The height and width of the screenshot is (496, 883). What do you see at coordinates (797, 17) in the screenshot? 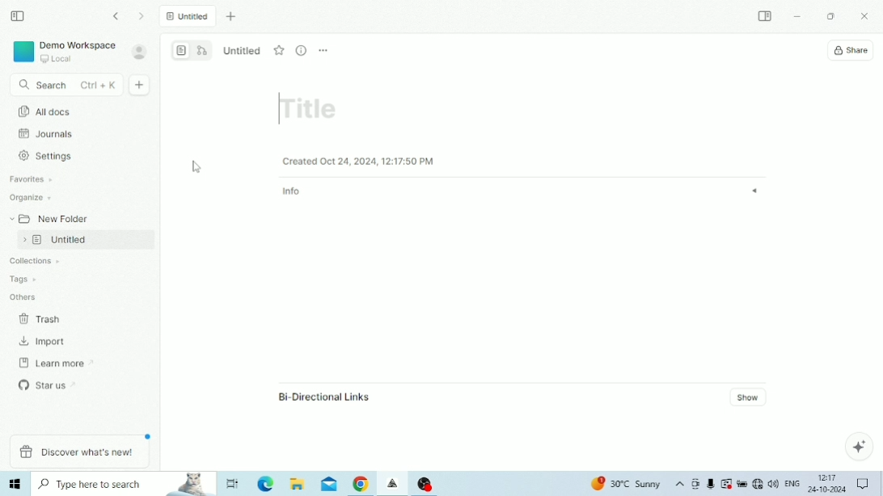
I see `Minimize` at bounding box center [797, 17].